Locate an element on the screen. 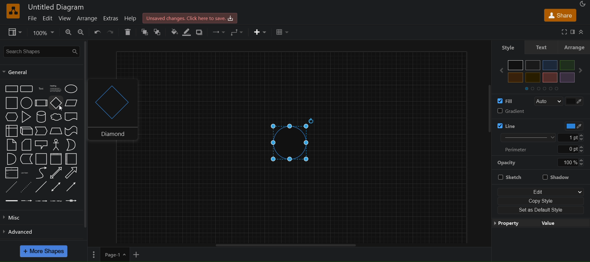 The image size is (590, 262). shadow is located at coordinates (201, 32).